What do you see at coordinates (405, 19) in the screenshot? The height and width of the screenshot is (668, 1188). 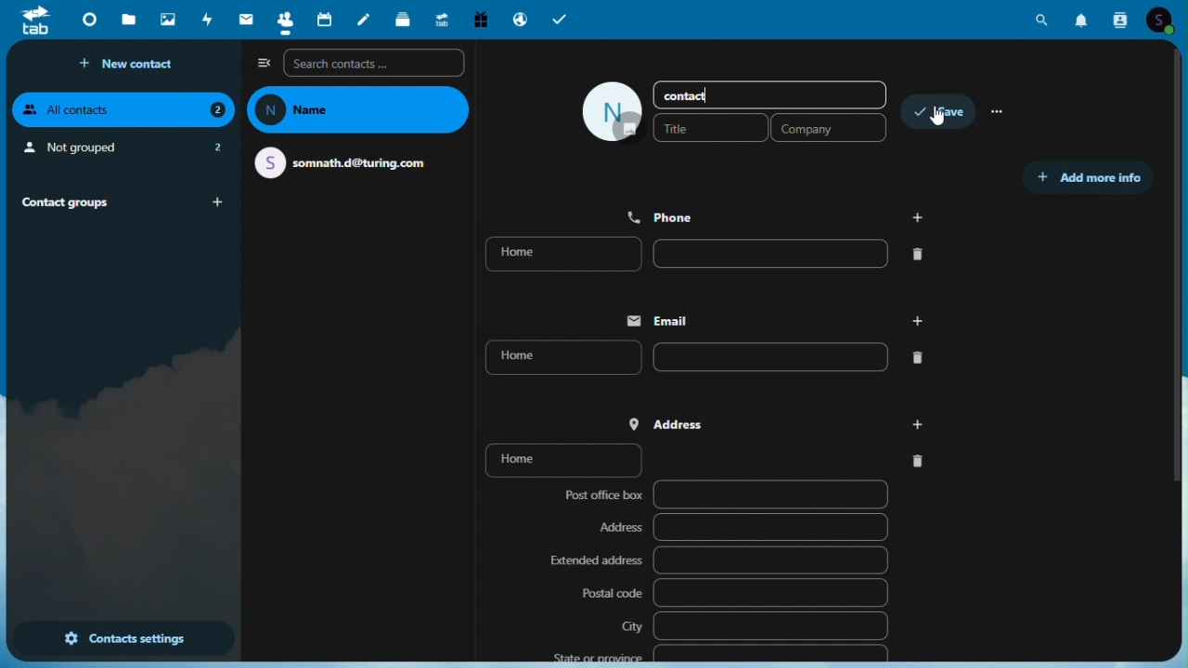 I see `Deck` at bounding box center [405, 19].